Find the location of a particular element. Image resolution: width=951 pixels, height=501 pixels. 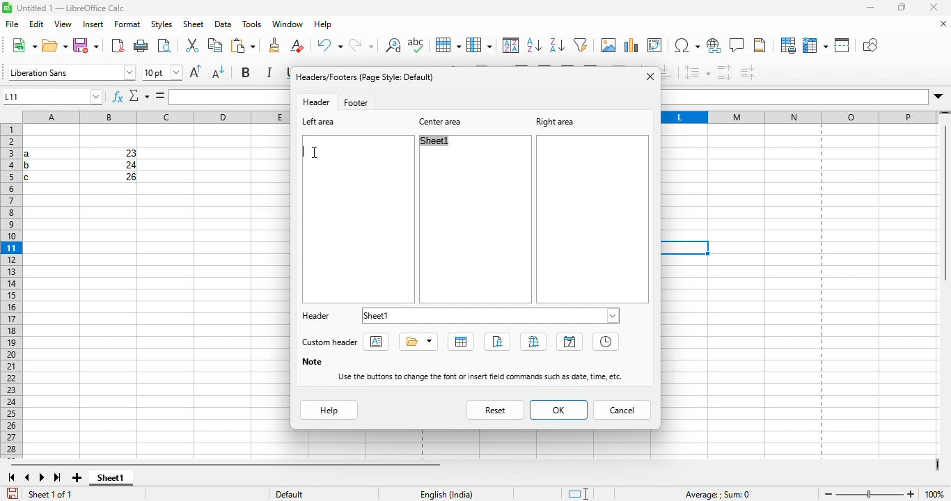

format is located at coordinates (128, 27).